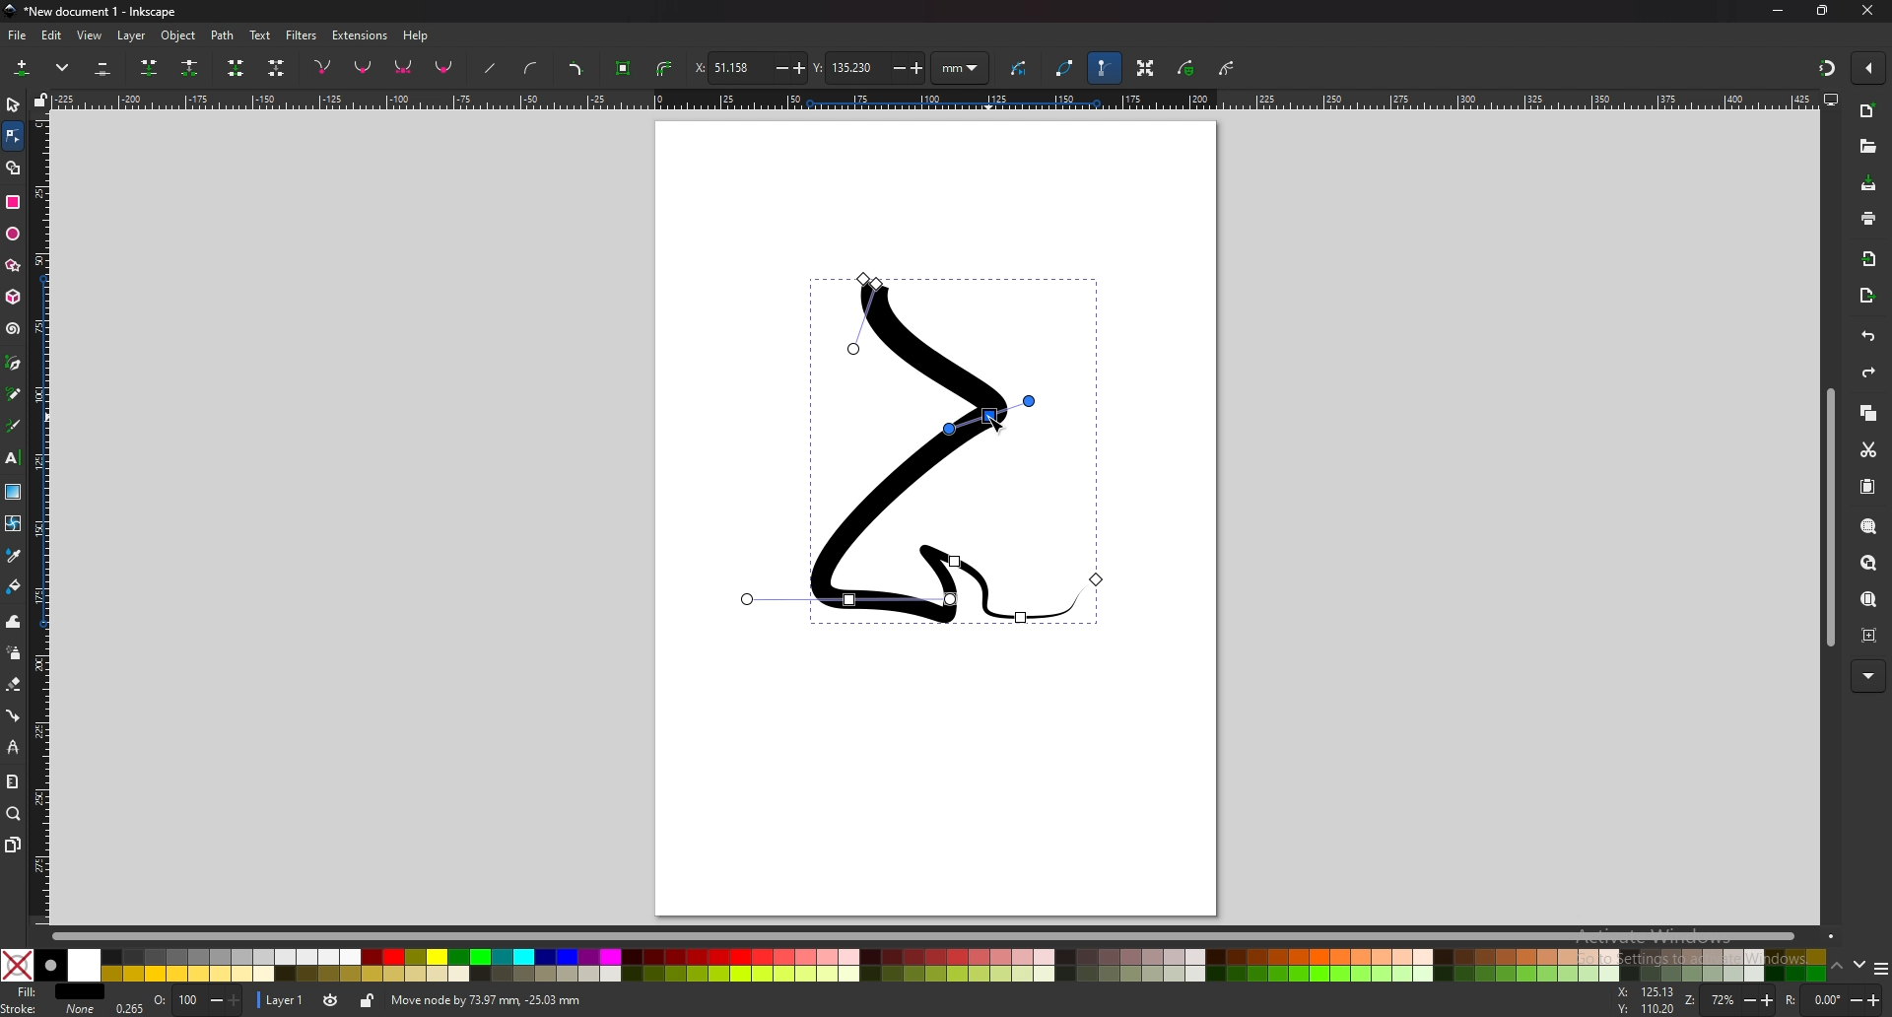 This screenshot has height=1017, width=1892. Describe the element at coordinates (13, 523) in the screenshot. I see `mesh` at that location.